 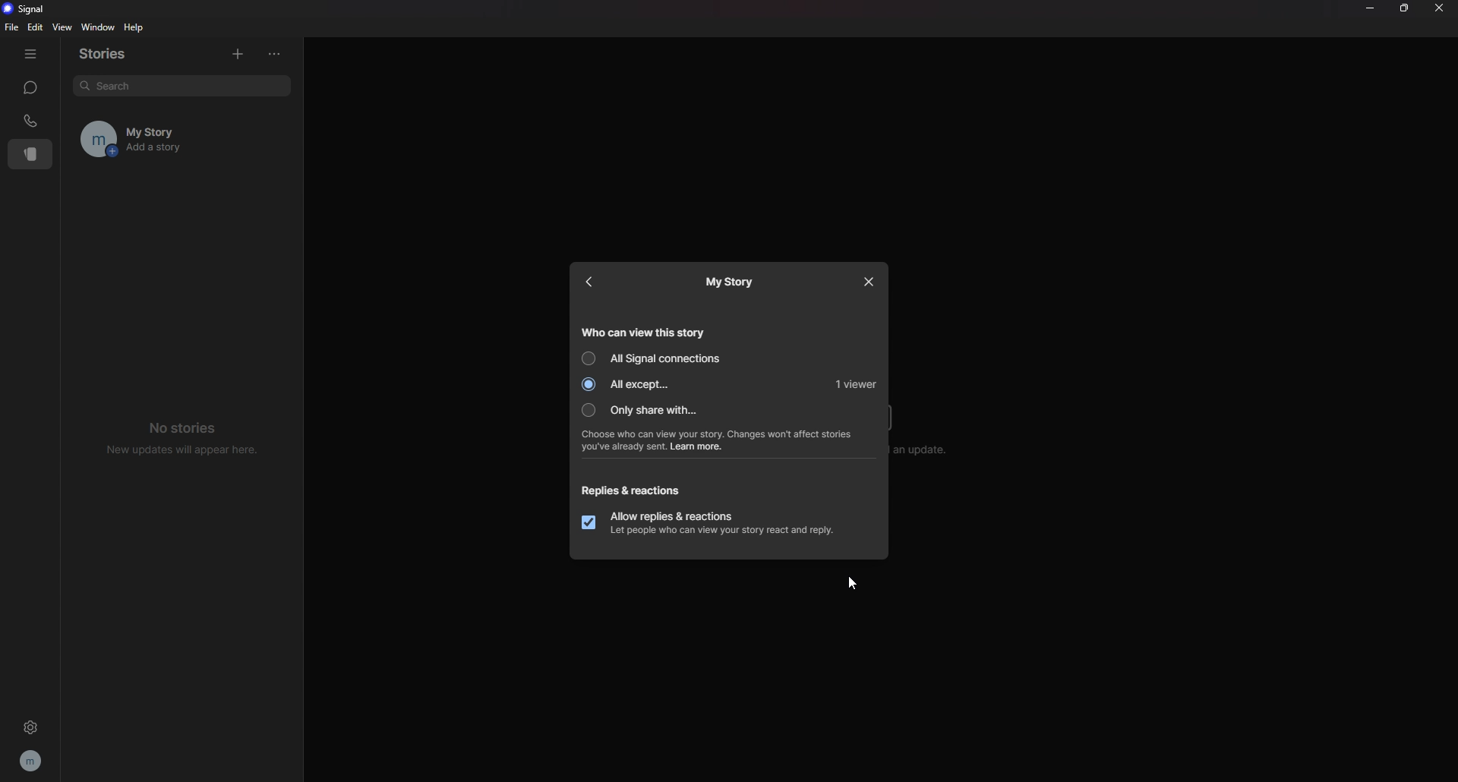 What do you see at coordinates (30, 87) in the screenshot?
I see `chats` at bounding box center [30, 87].